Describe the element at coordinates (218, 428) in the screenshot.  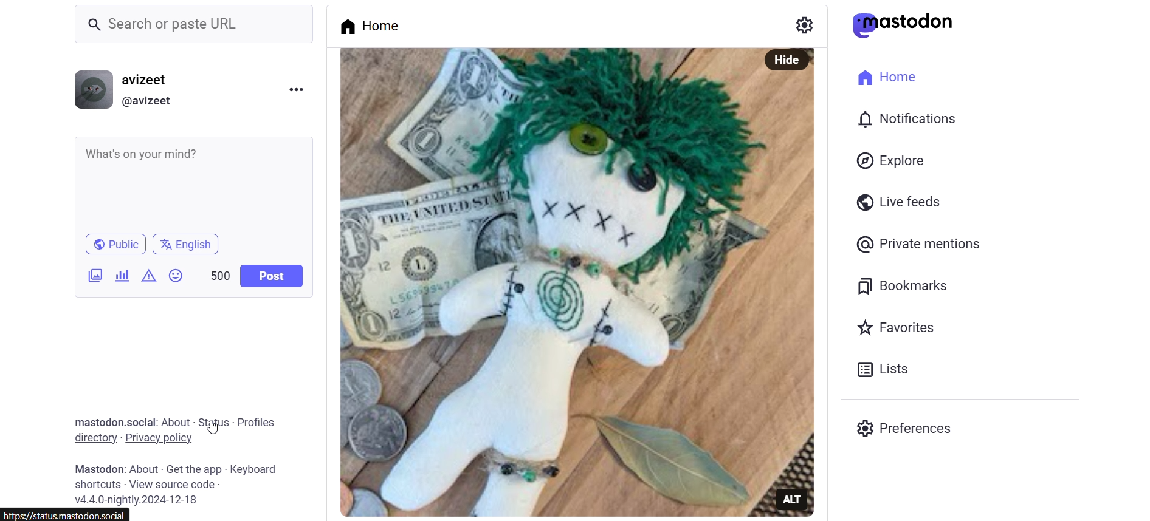
I see `cursor` at that location.